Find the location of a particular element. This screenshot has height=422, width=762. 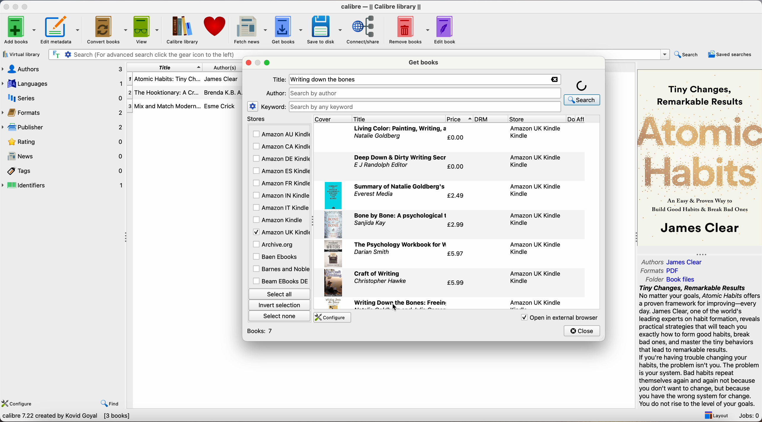

get books is located at coordinates (425, 62).